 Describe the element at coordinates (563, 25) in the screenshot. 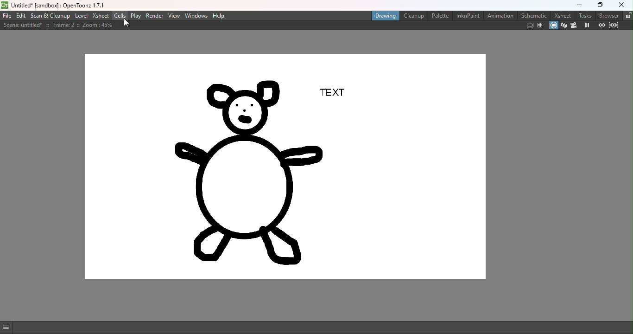

I see `3D view` at that location.